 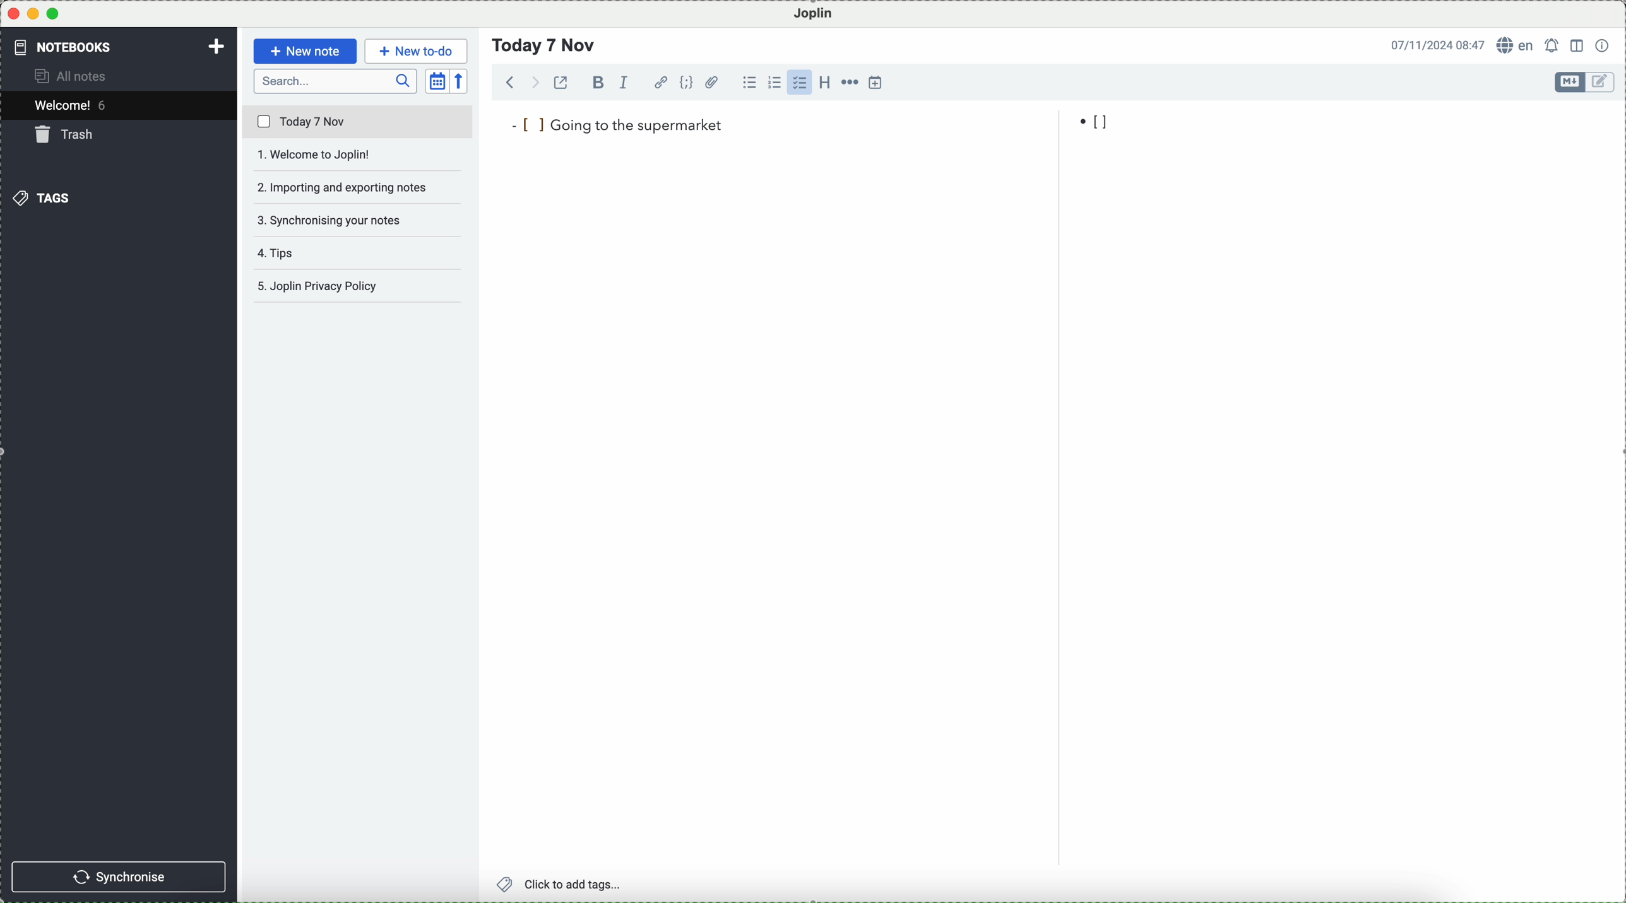 I want to click on add new notebook, so click(x=217, y=48).